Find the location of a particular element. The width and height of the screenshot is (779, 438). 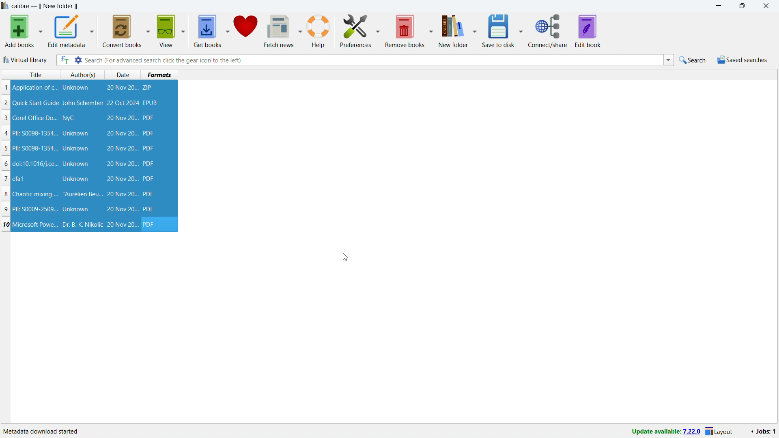

preferences is located at coordinates (355, 30).